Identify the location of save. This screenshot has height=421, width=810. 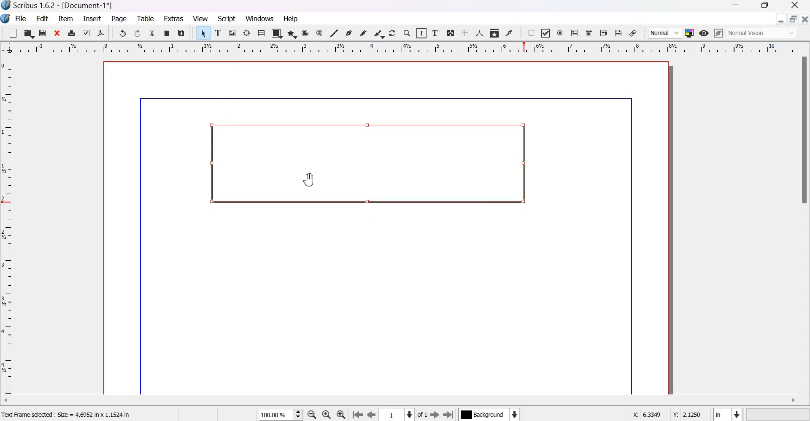
(43, 33).